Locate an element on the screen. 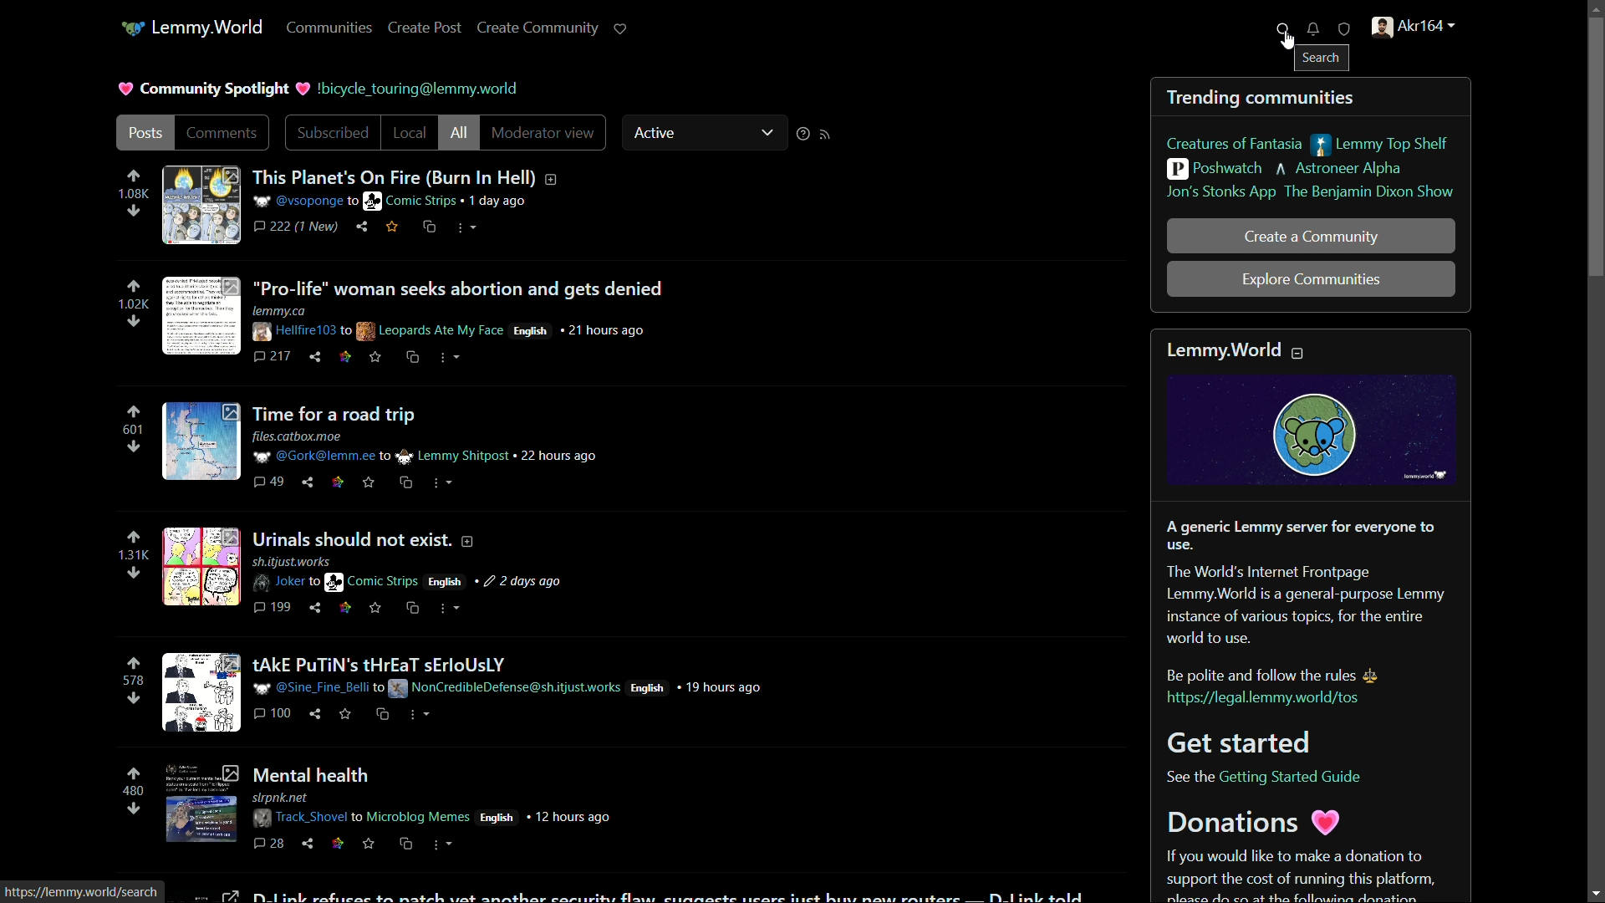 The image size is (1605, 903). post-5 is located at coordinates (462, 695).